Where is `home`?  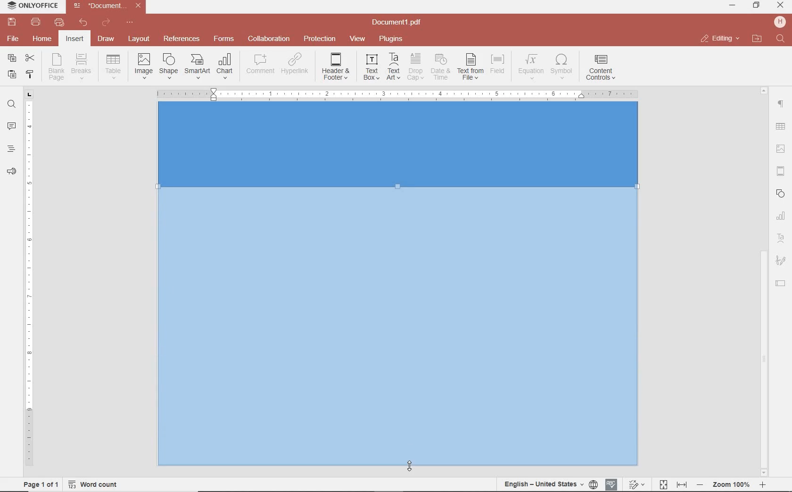
home is located at coordinates (41, 38).